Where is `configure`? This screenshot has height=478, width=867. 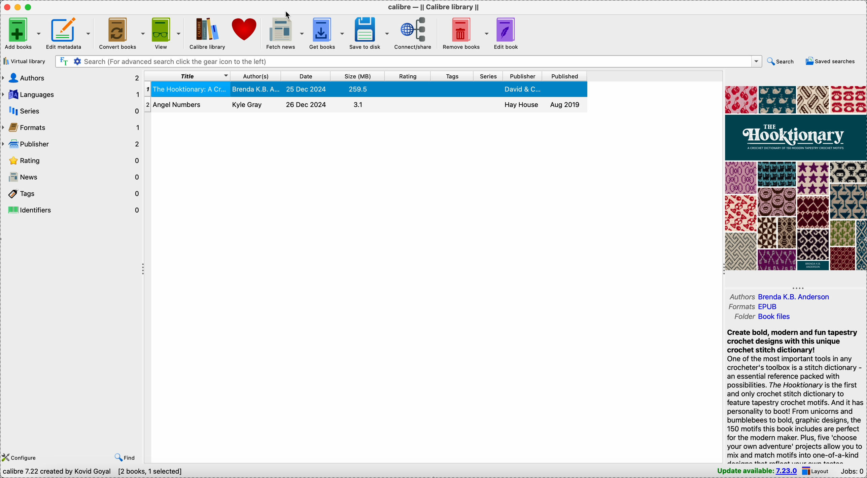 configure is located at coordinates (22, 458).